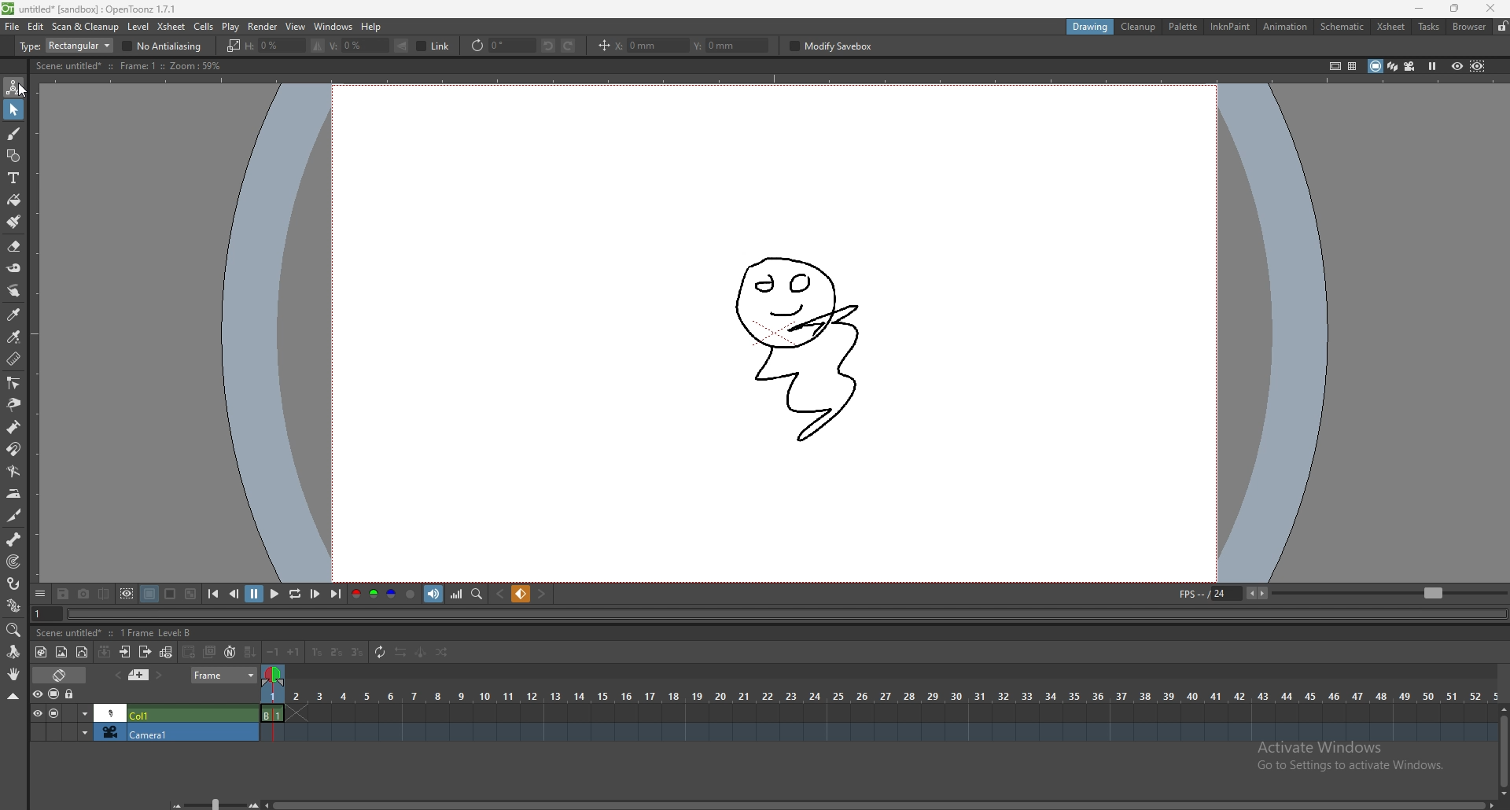  Describe the element at coordinates (1392, 66) in the screenshot. I see `3d` at that location.